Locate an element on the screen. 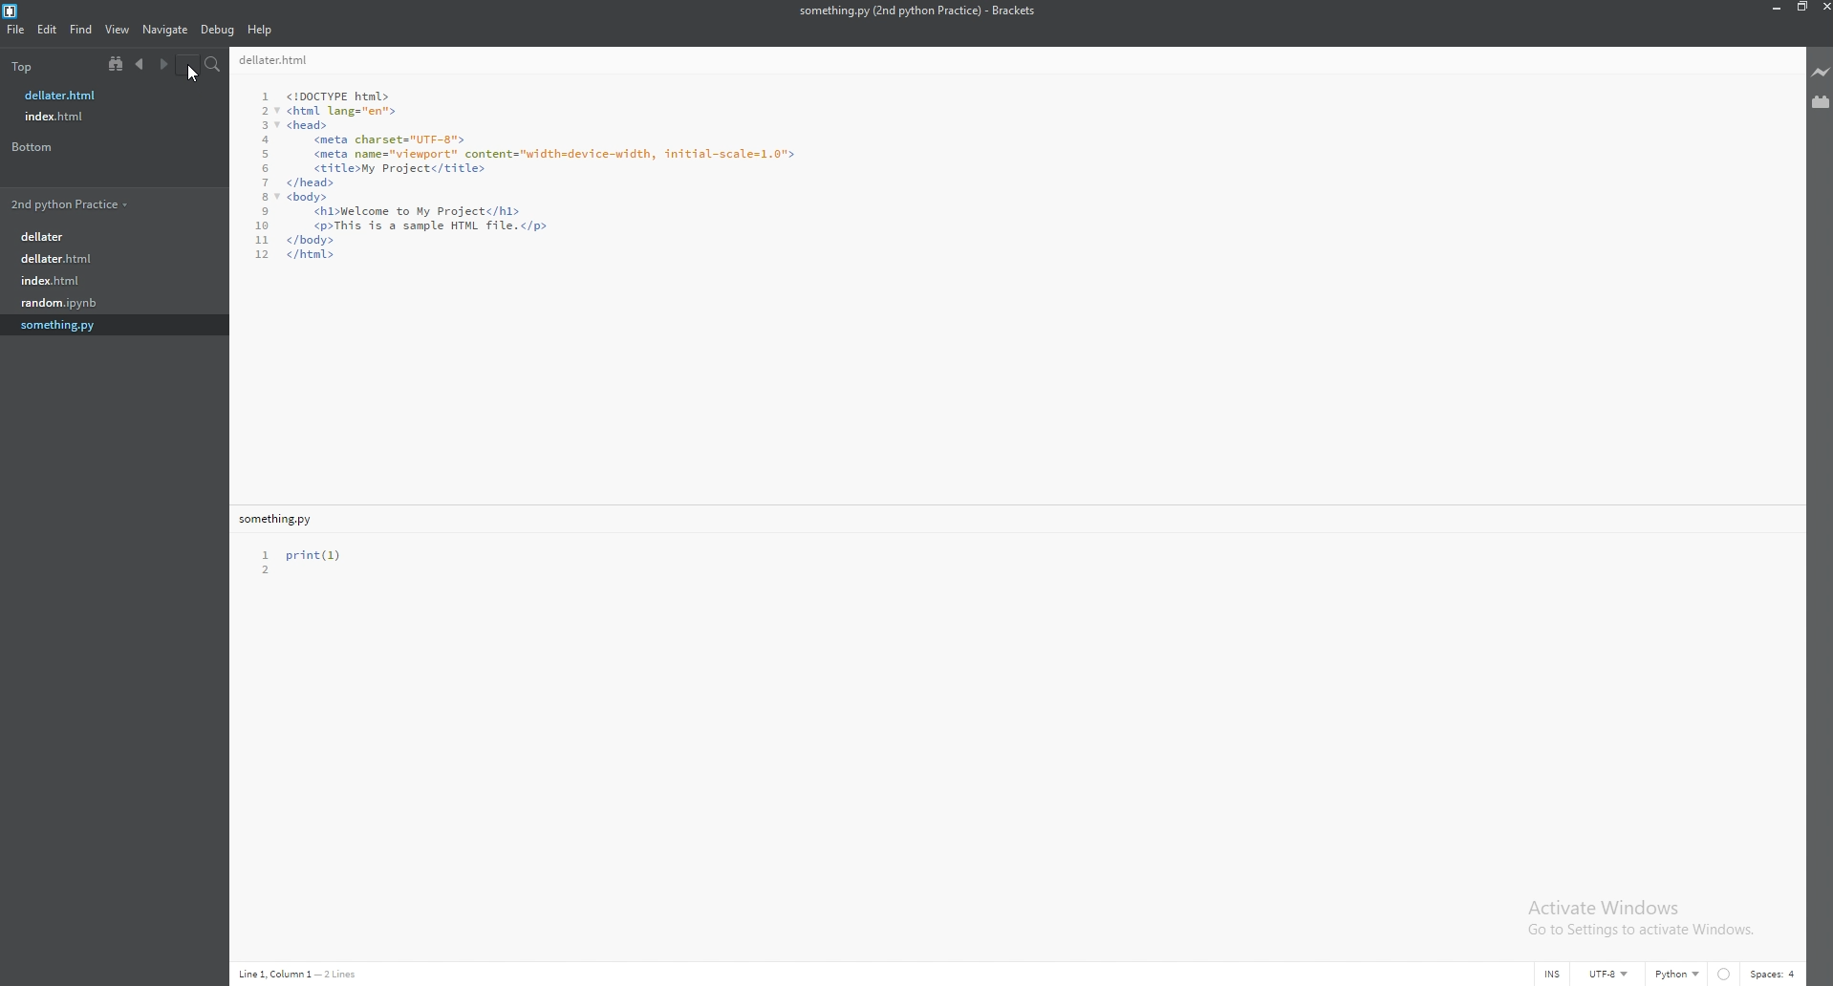  live preview is located at coordinates (1821, 72).